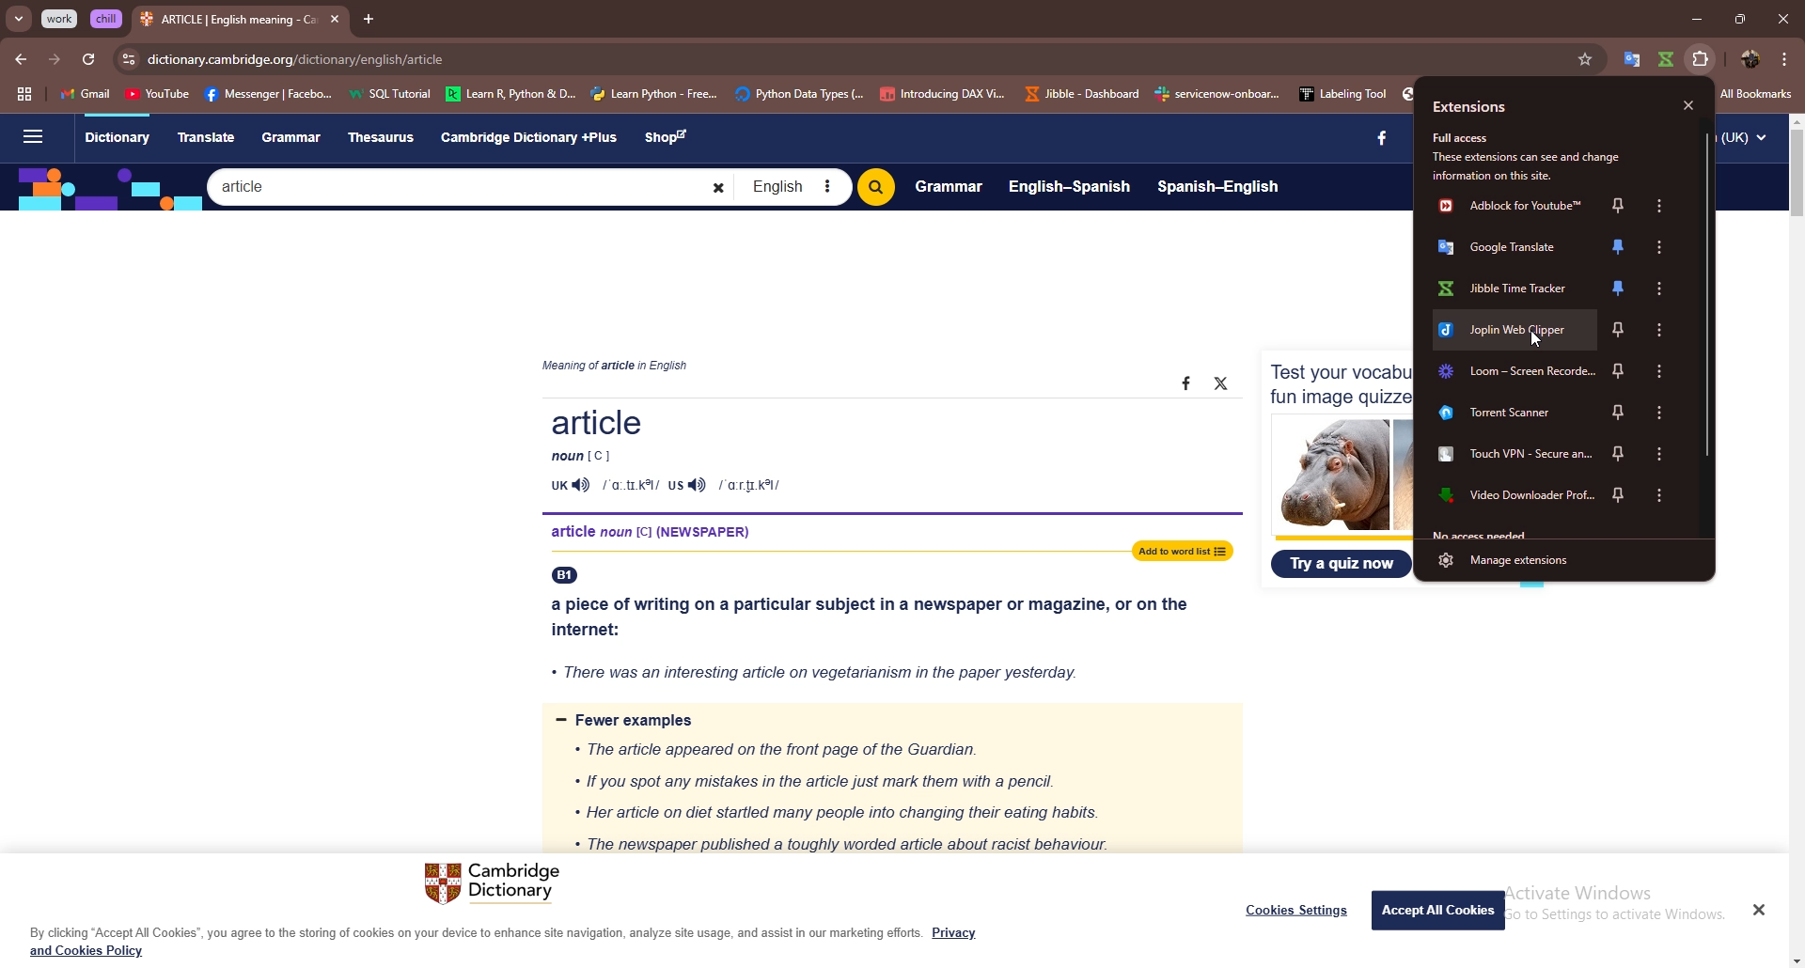 This screenshot has height=968, width=1805. Describe the element at coordinates (793, 187) in the screenshot. I see `English  ` at that location.